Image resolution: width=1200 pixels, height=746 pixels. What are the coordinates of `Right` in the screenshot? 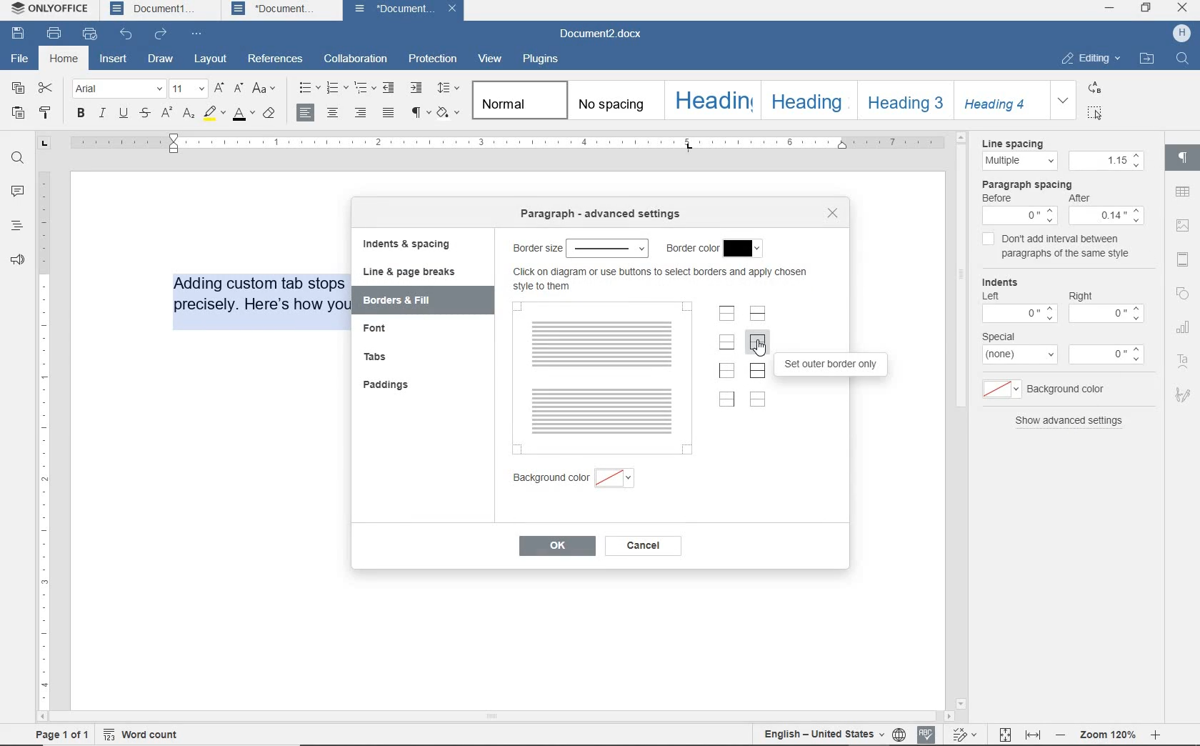 It's located at (1085, 295).